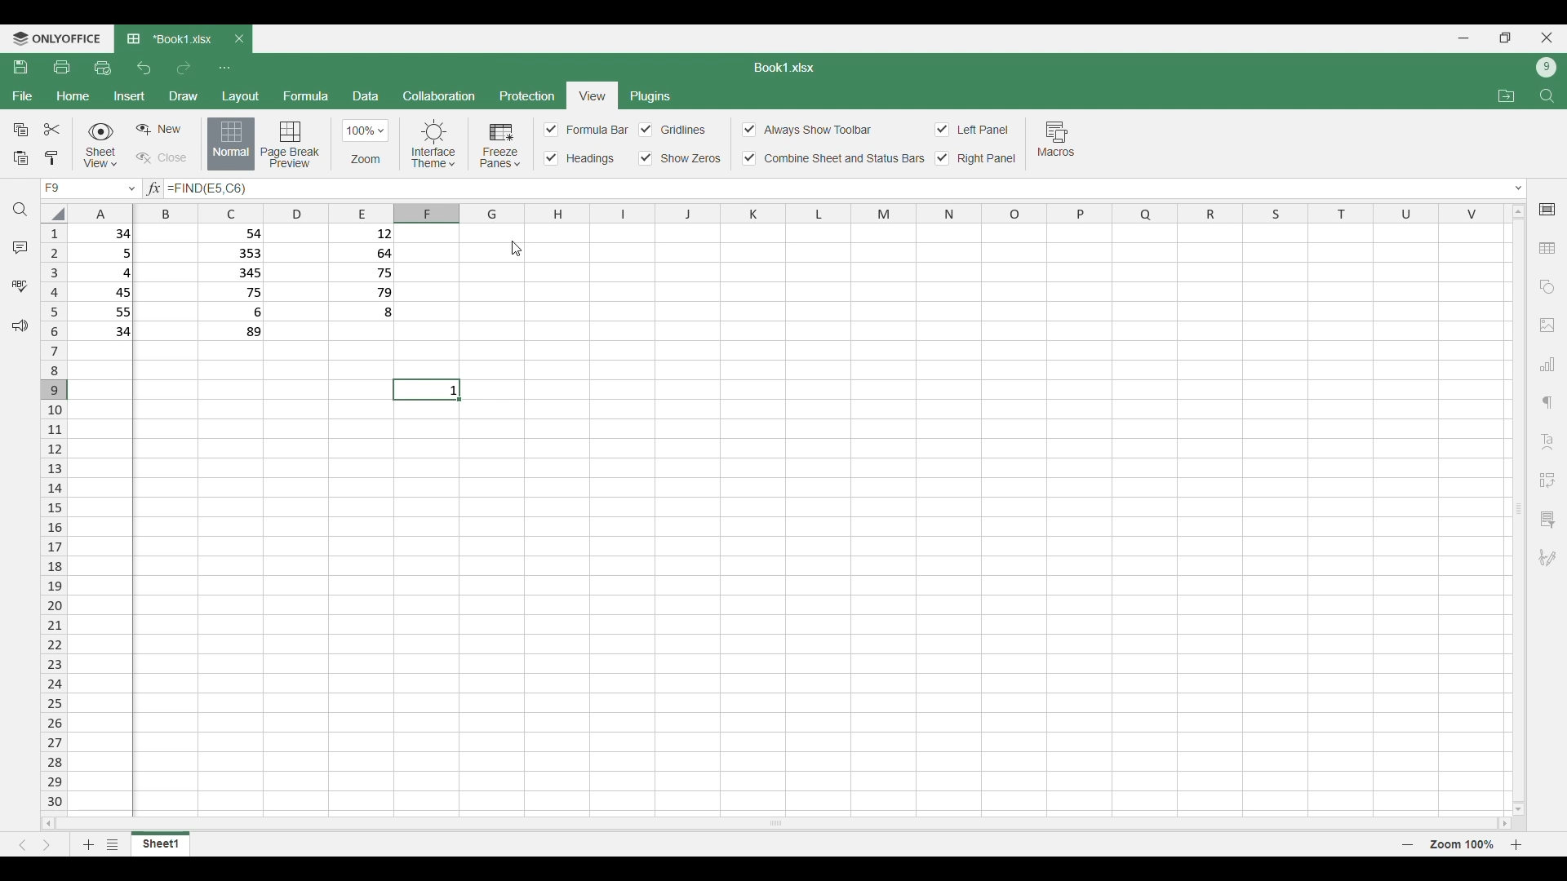  I want to click on List of sheets, so click(114, 843).